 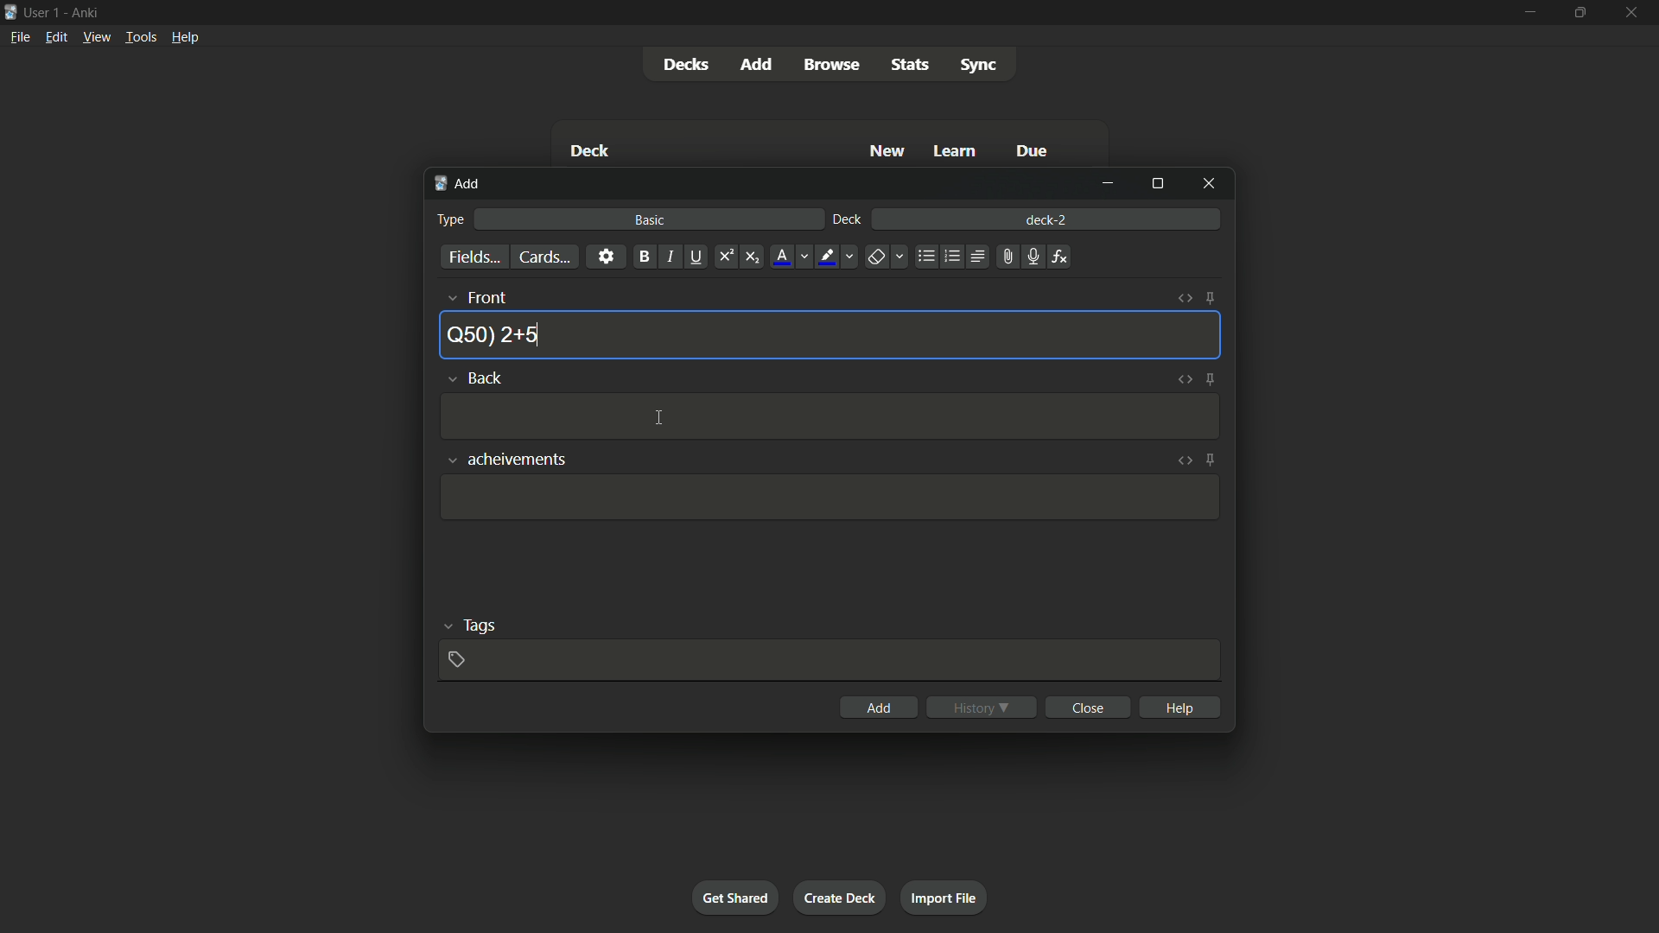 What do you see at coordinates (457, 184) in the screenshot?
I see `add` at bounding box center [457, 184].